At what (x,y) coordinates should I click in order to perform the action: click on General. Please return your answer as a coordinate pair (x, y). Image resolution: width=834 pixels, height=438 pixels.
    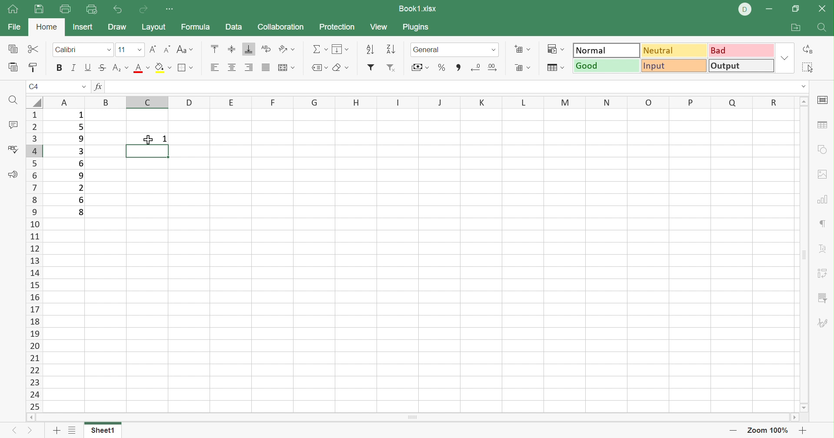
    Looking at the image, I should click on (428, 50).